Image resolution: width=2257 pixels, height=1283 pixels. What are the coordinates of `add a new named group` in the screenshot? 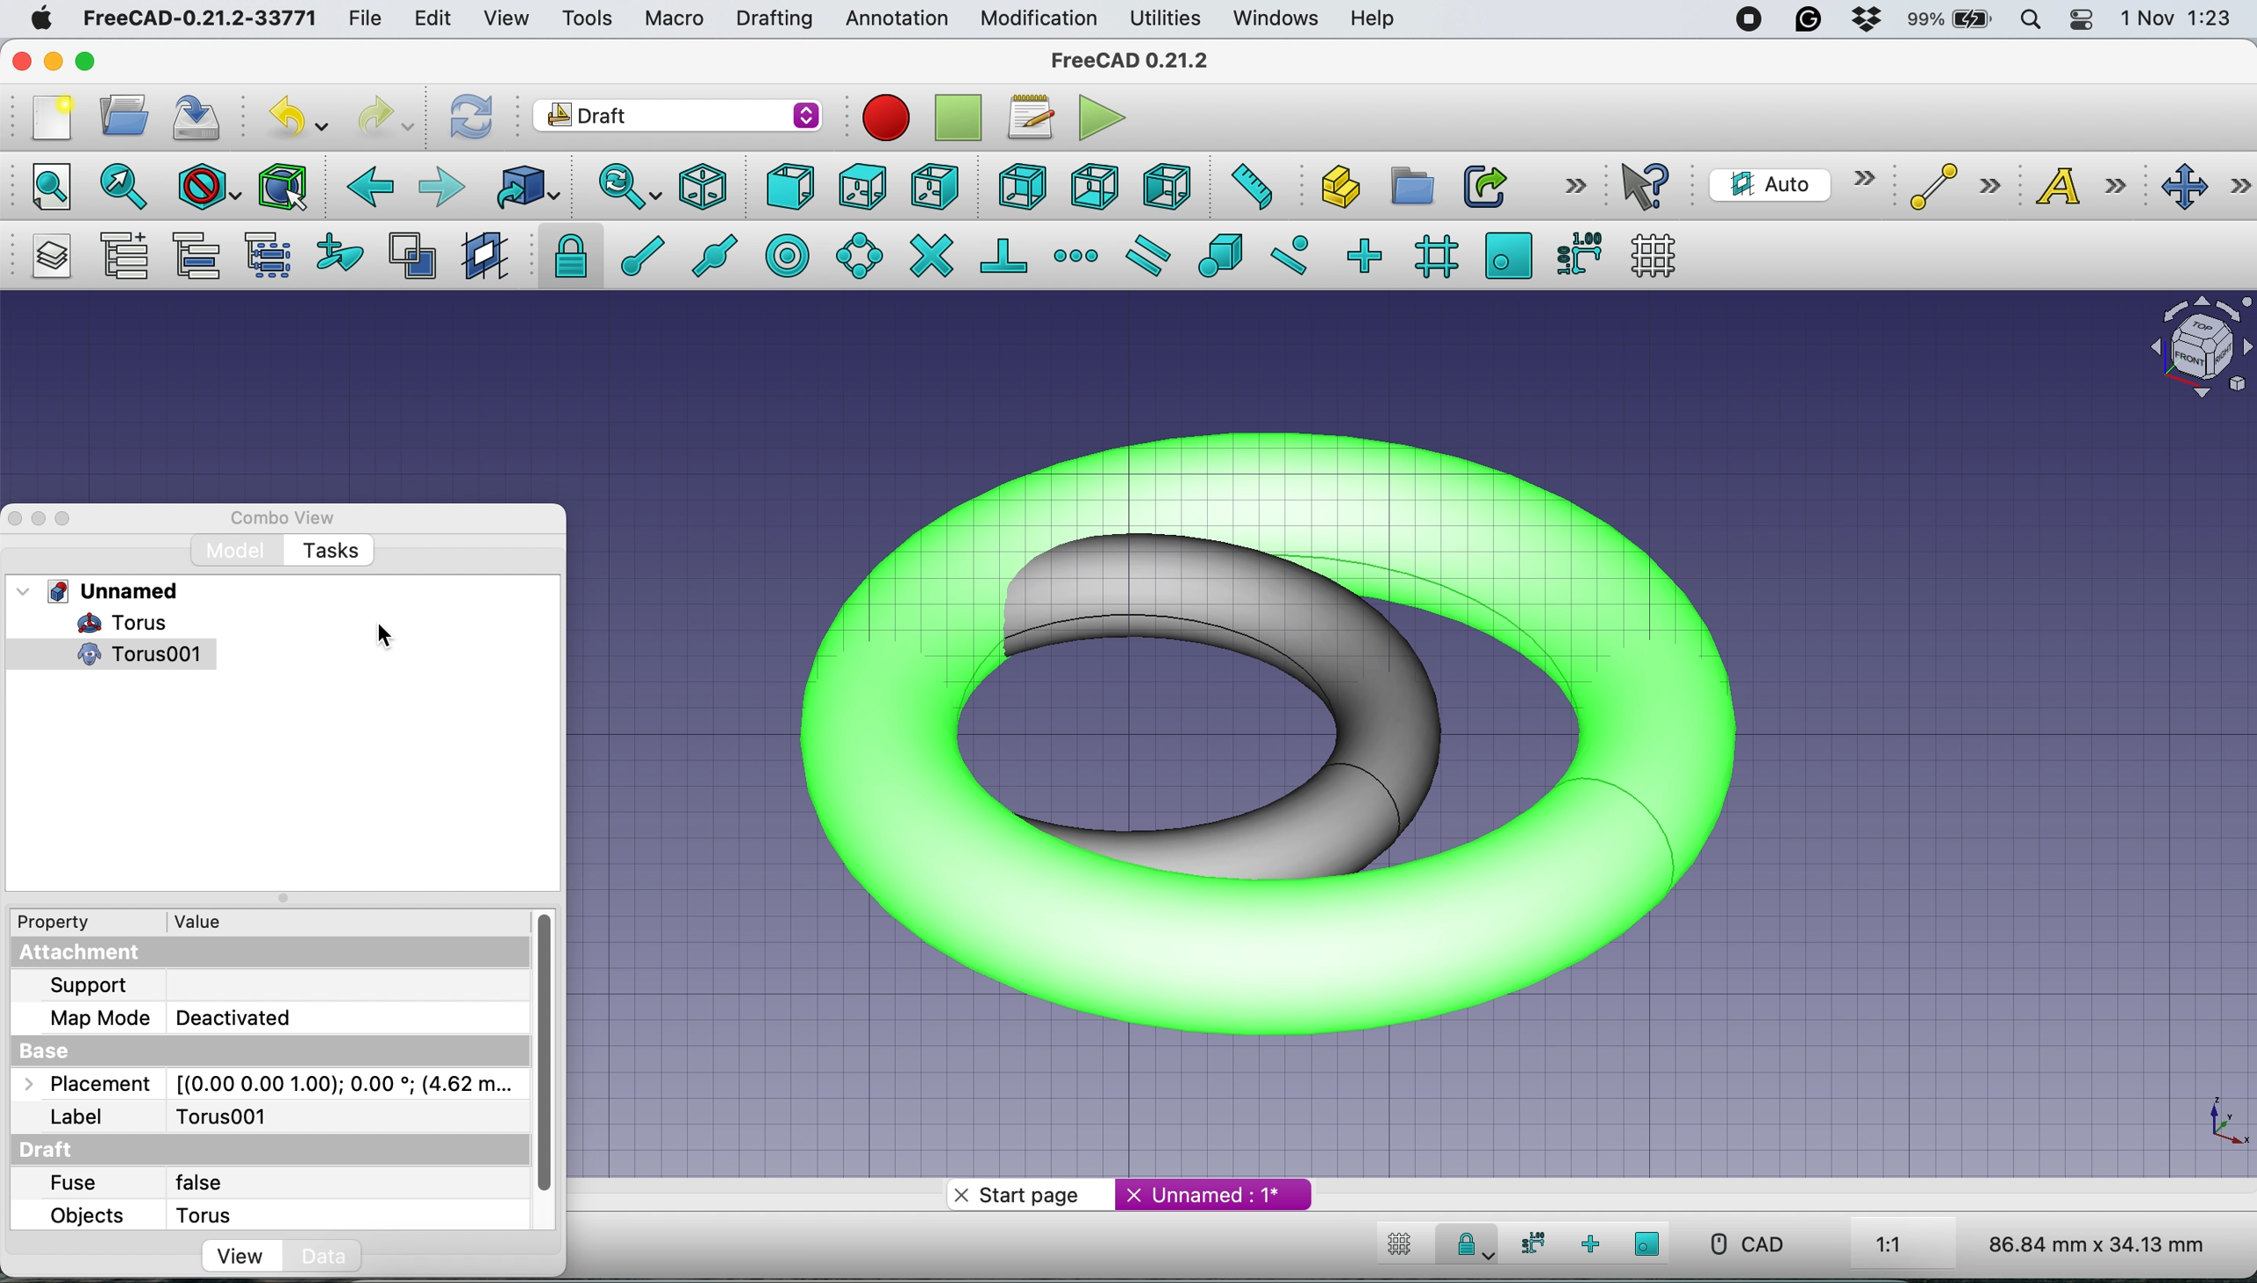 It's located at (126, 255).